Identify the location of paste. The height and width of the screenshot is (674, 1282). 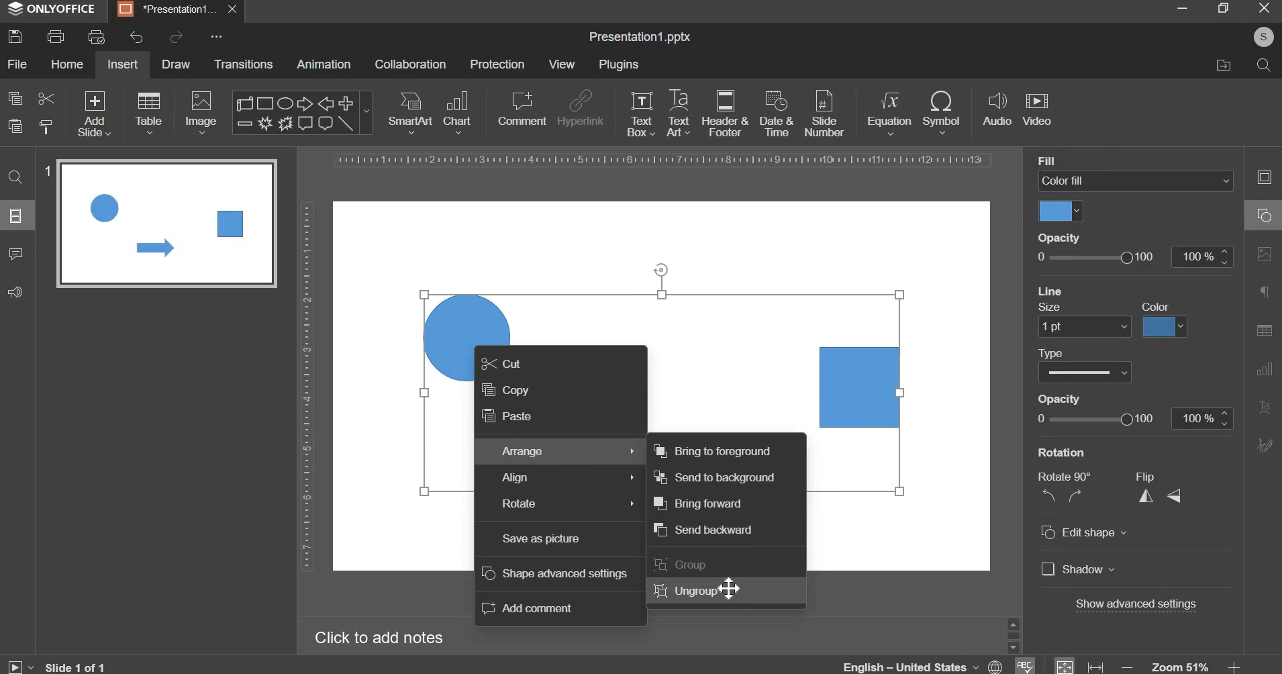
(15, 127).